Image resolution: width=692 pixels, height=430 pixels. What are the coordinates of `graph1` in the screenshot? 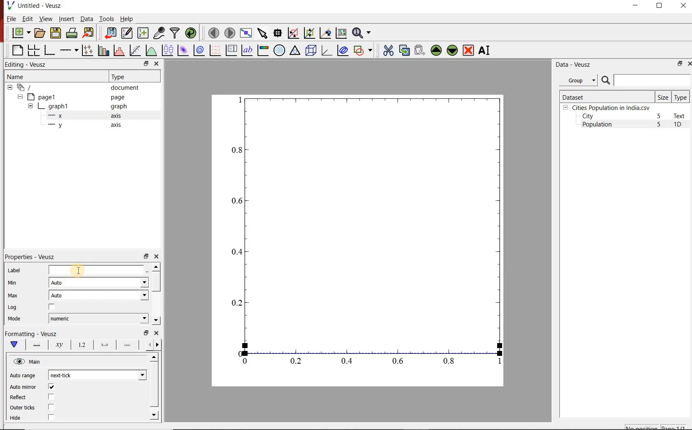 It's located at (79, 106).